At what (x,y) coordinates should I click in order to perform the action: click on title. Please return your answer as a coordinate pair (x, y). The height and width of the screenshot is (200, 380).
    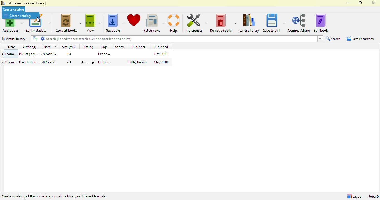
    Looking at the image, I should click on (11, 47).